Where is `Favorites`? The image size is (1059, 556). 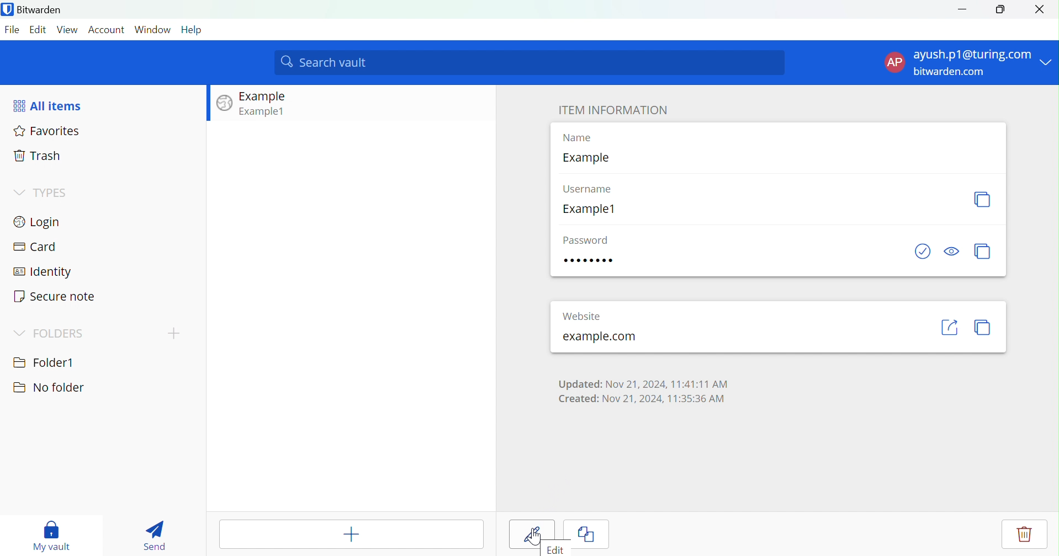
Favorites is located at coordinates (49, 132).